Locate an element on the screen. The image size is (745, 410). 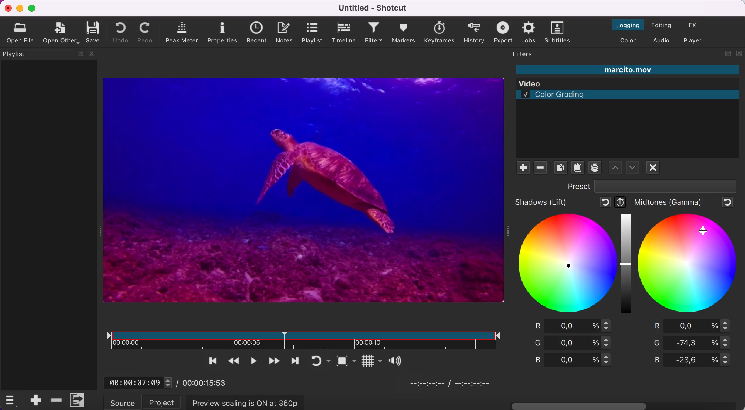
preview scaling is on at 360p is located at coordinates (243, 403).